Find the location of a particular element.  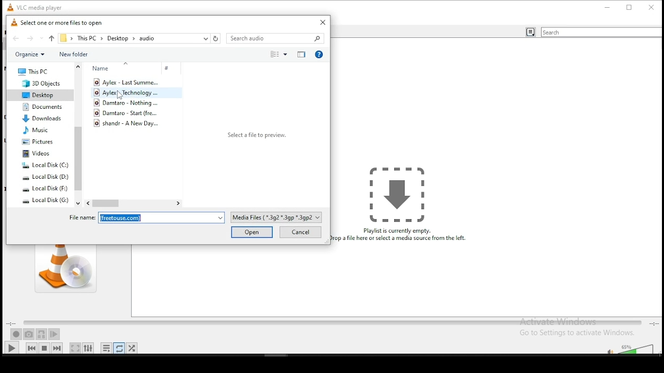

stop is located at coordinates (45, 347).